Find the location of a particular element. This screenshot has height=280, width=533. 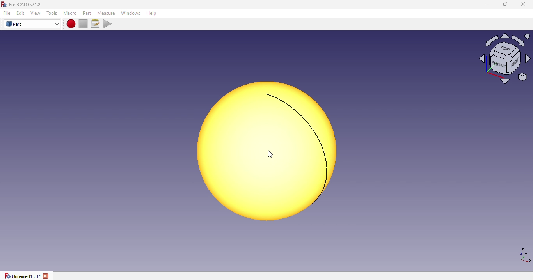

Macro recording is located at coordinates (71, 24).